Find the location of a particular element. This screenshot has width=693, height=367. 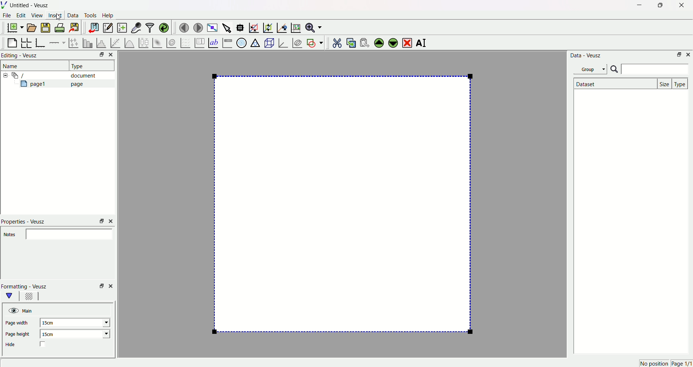

Close is located at coordinates (113, 54).